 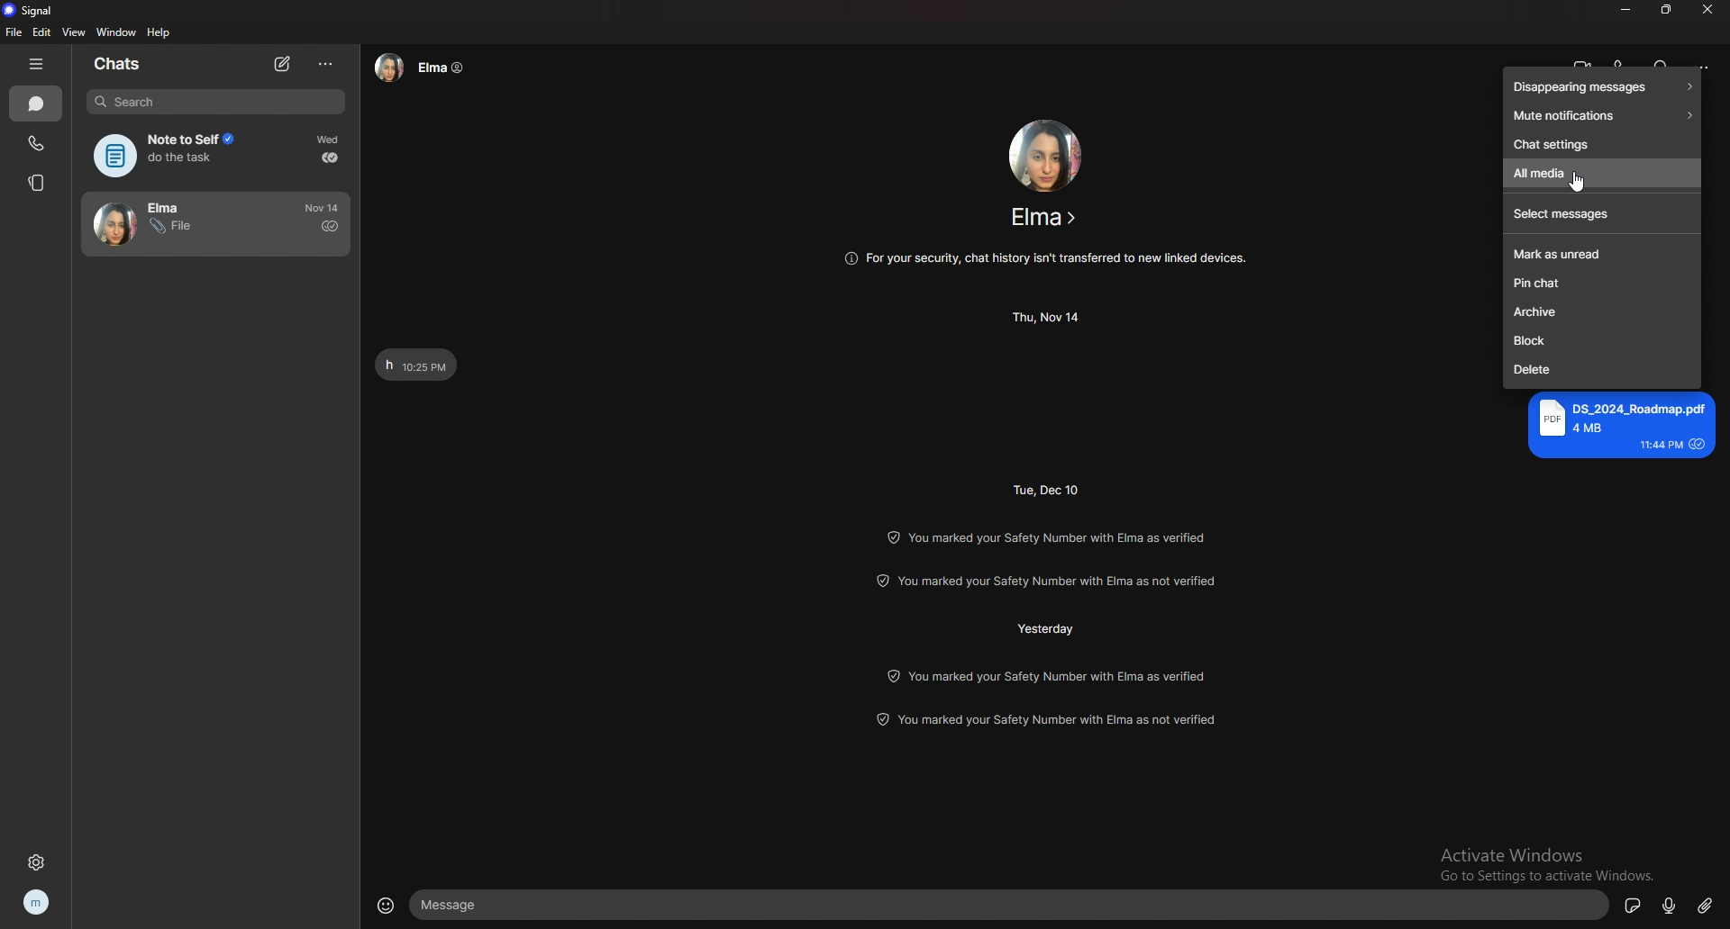 I want to click on pin chat, so click(x=1599, y=284).